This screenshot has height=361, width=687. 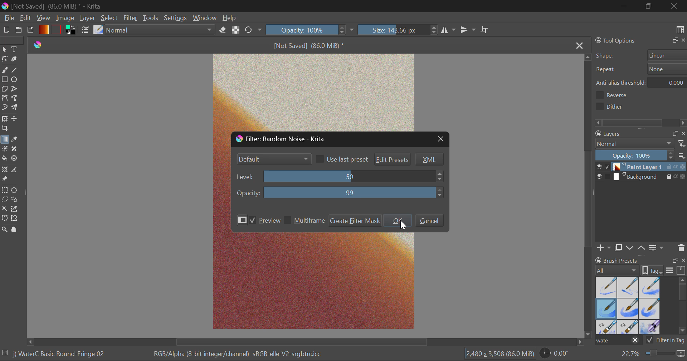 I want to click on Select, so click(x=109, y=17).